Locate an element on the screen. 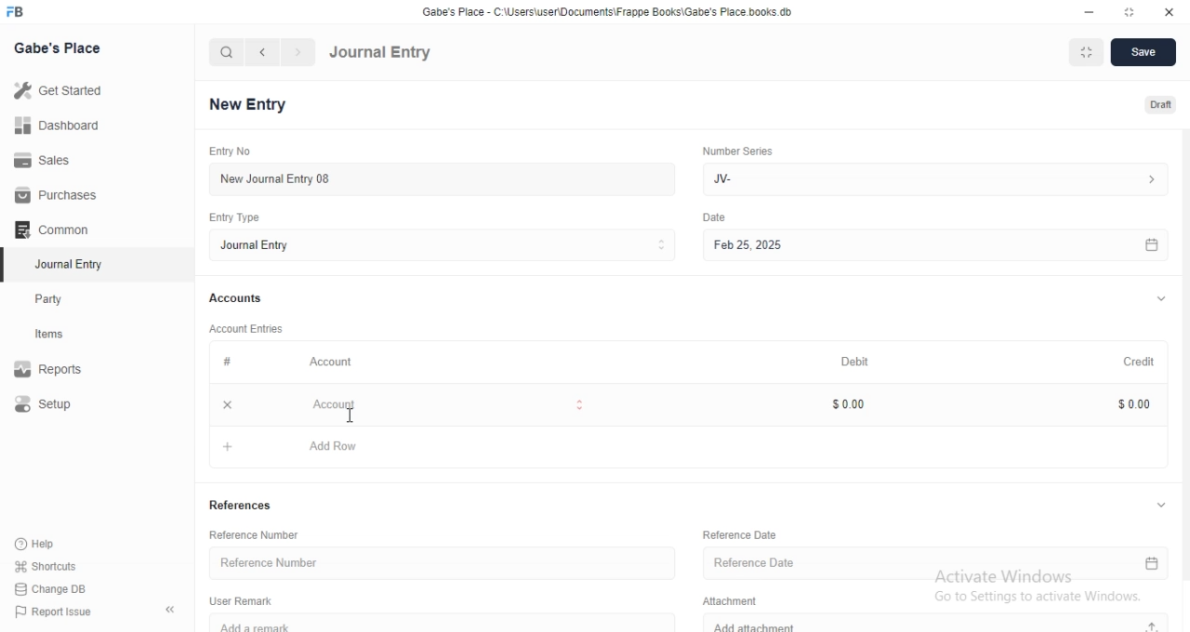  Gabe's Place is located at coordinates (57, 48).